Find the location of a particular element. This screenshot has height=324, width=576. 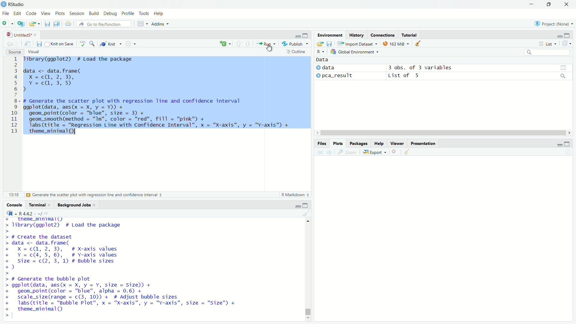

data is located at coordinates (329, 68).